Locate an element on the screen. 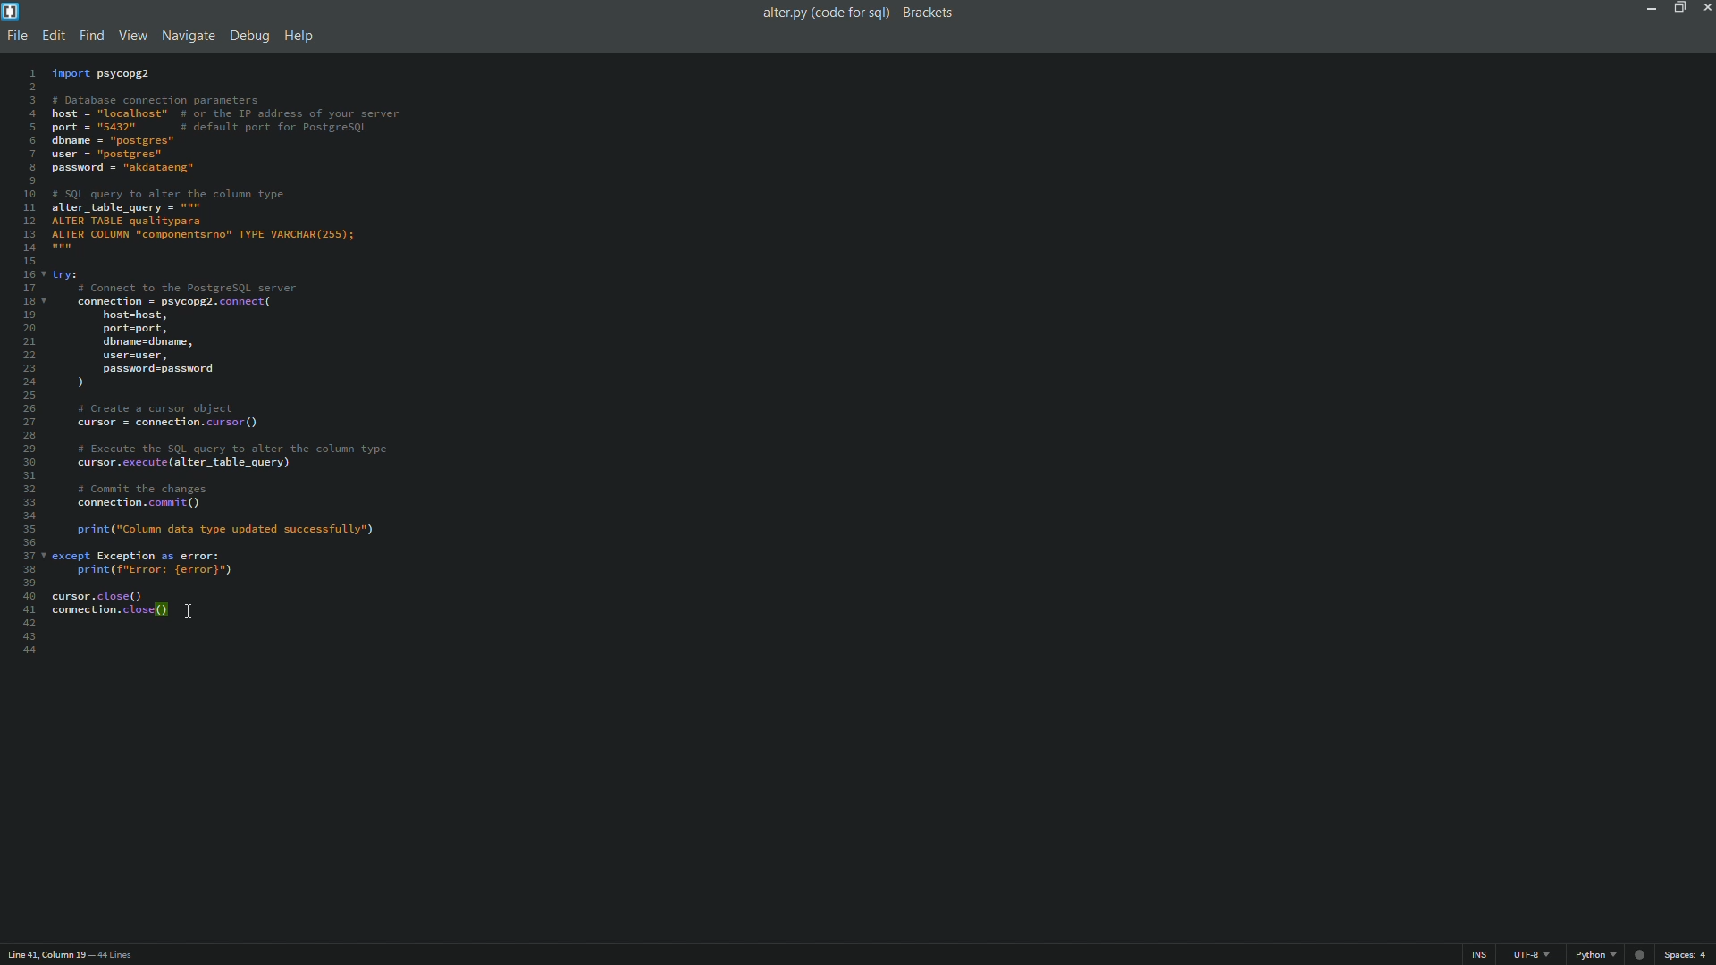  debug menu is located at coordinates (246, 37).